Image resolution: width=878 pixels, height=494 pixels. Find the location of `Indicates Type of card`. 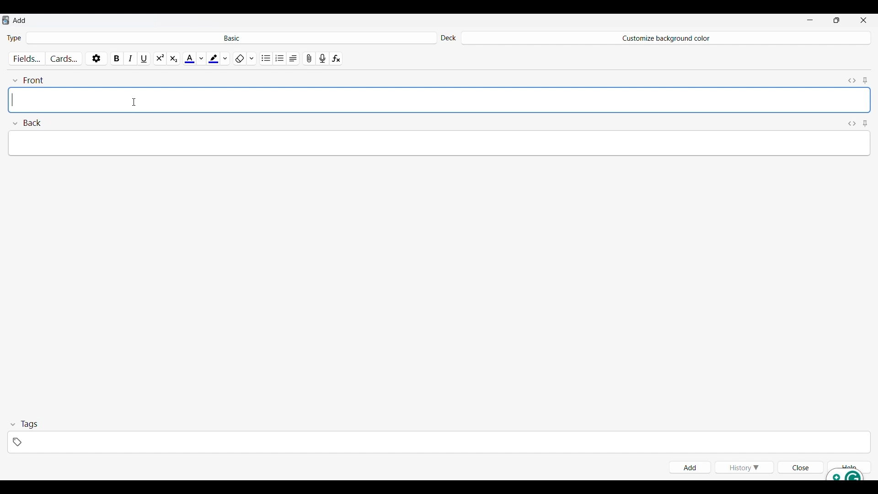

Indicates Type of card is located at coordinates (14, 38).